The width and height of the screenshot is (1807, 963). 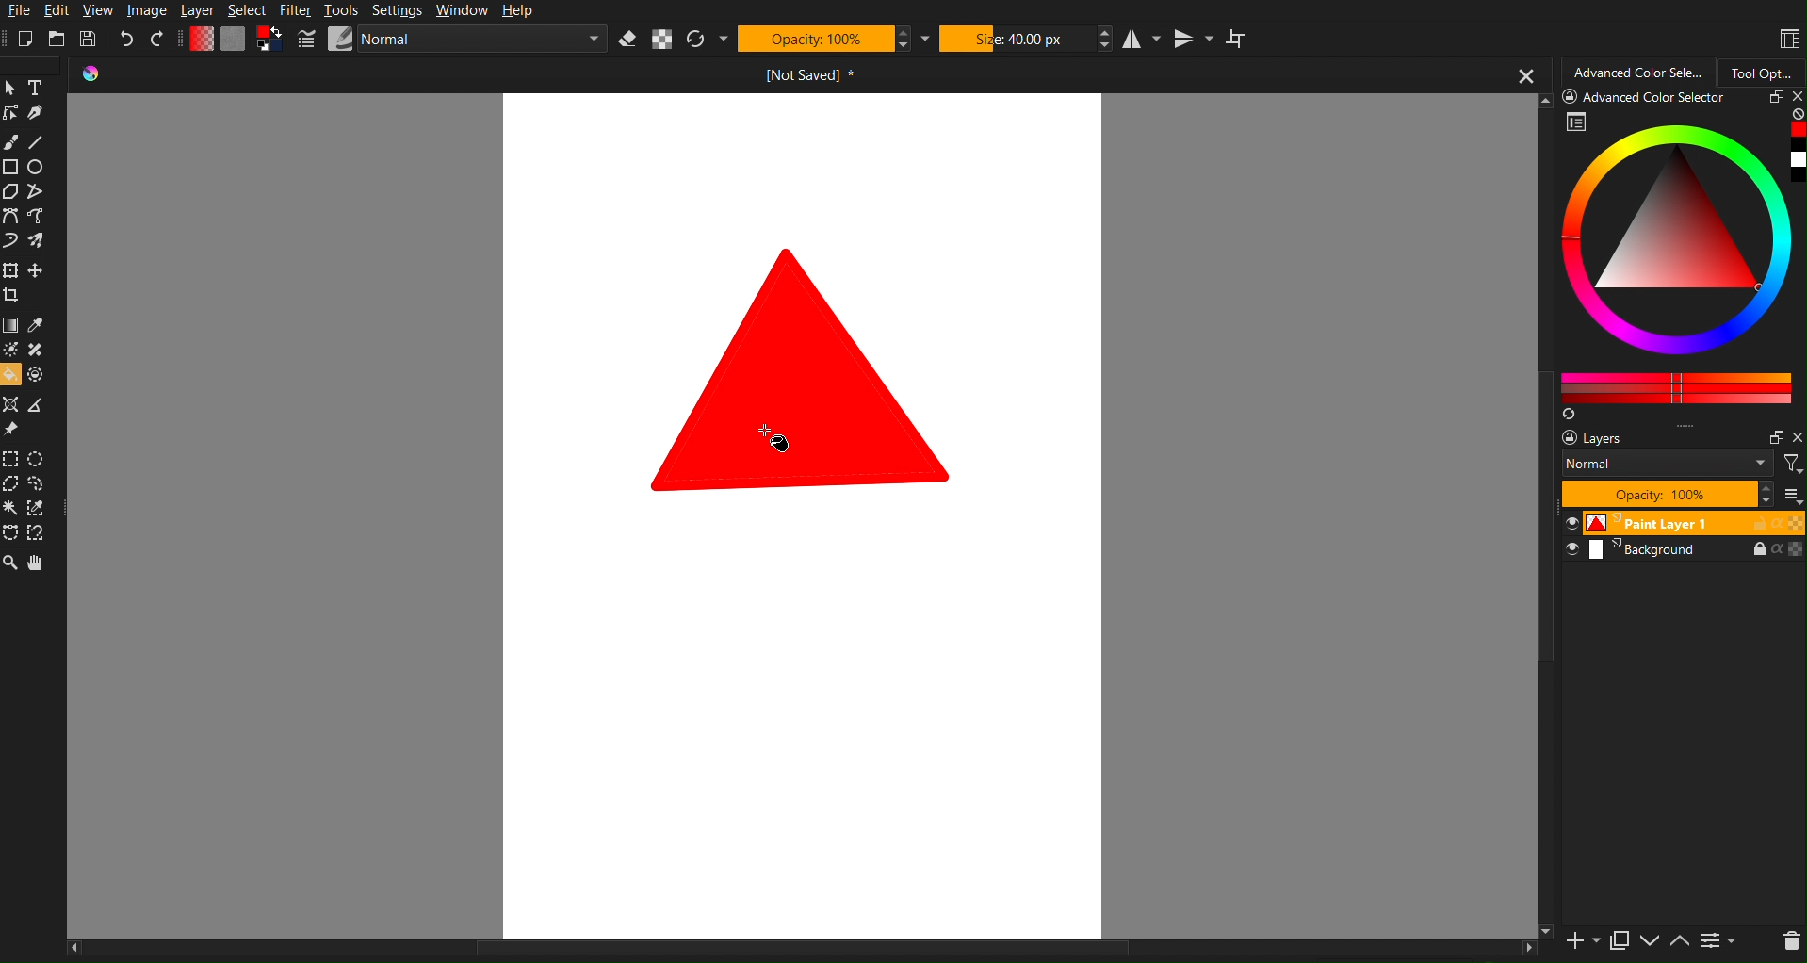 What do you see at coordinates (43, 217) in the screenshot?
I see `freehand path tool` at bounding box center [43, 217].